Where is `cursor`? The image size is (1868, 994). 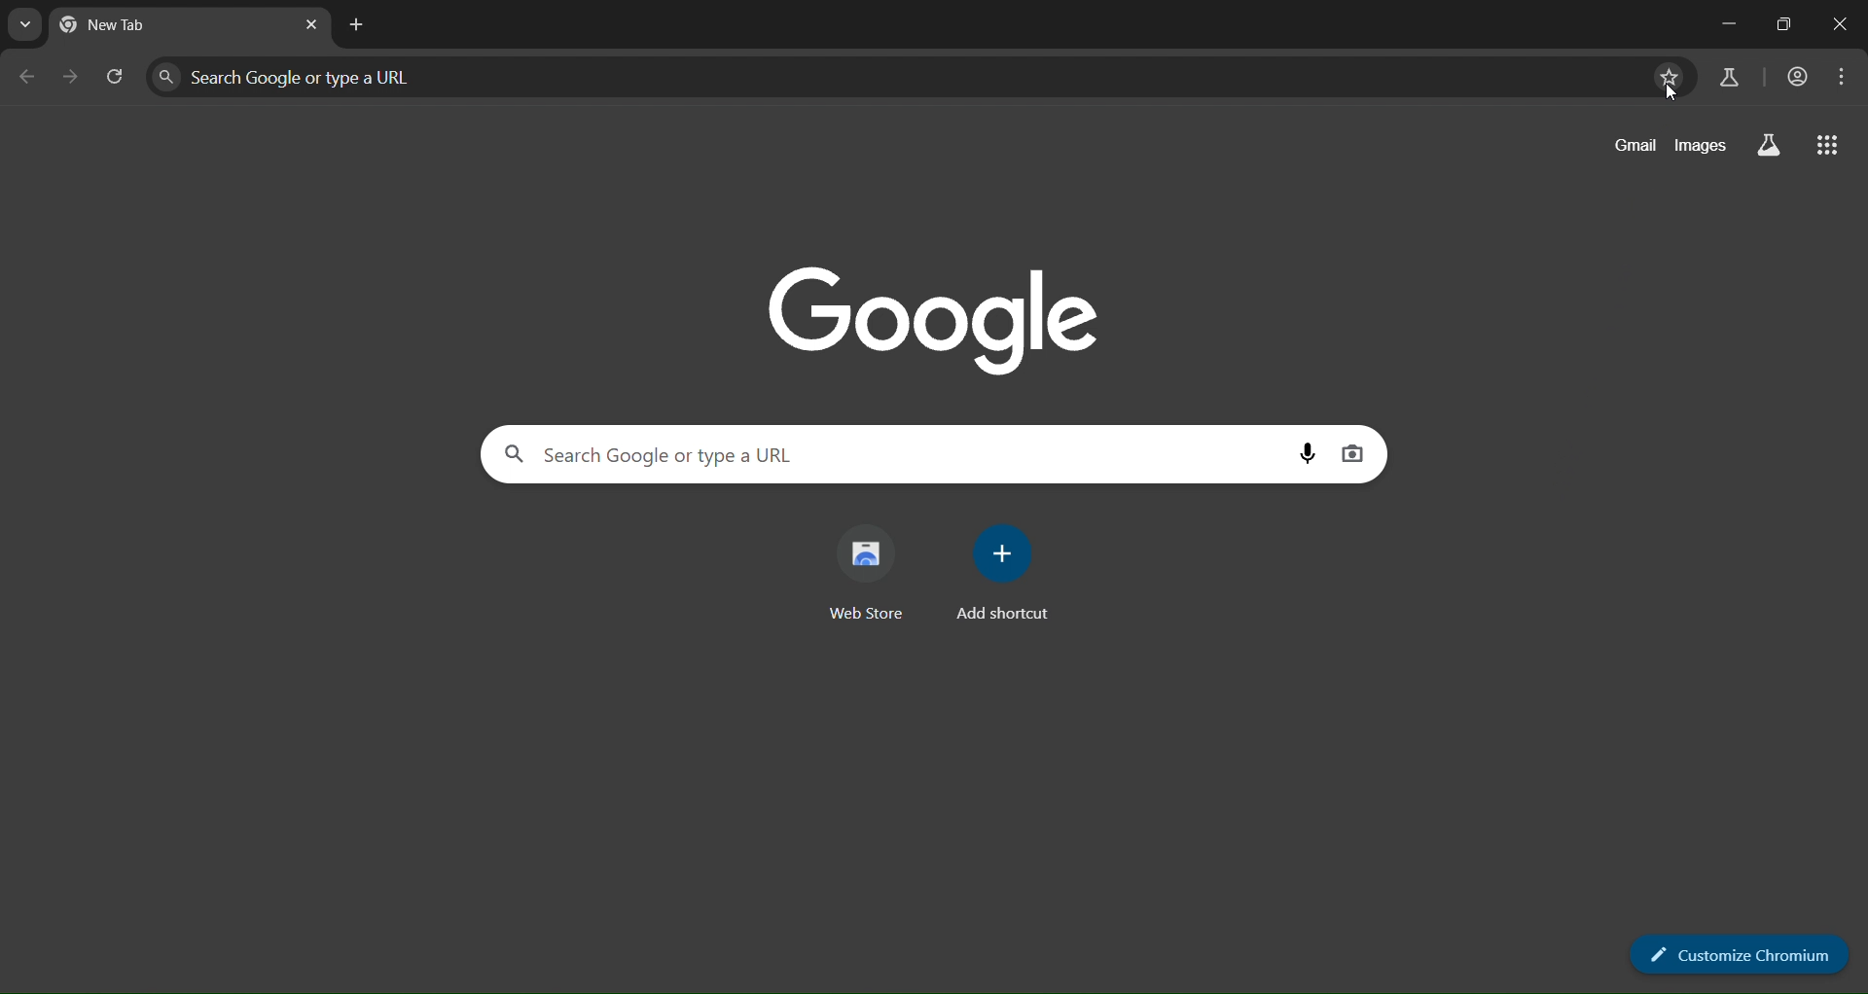
cursor is located at coordinates (1670, 95).